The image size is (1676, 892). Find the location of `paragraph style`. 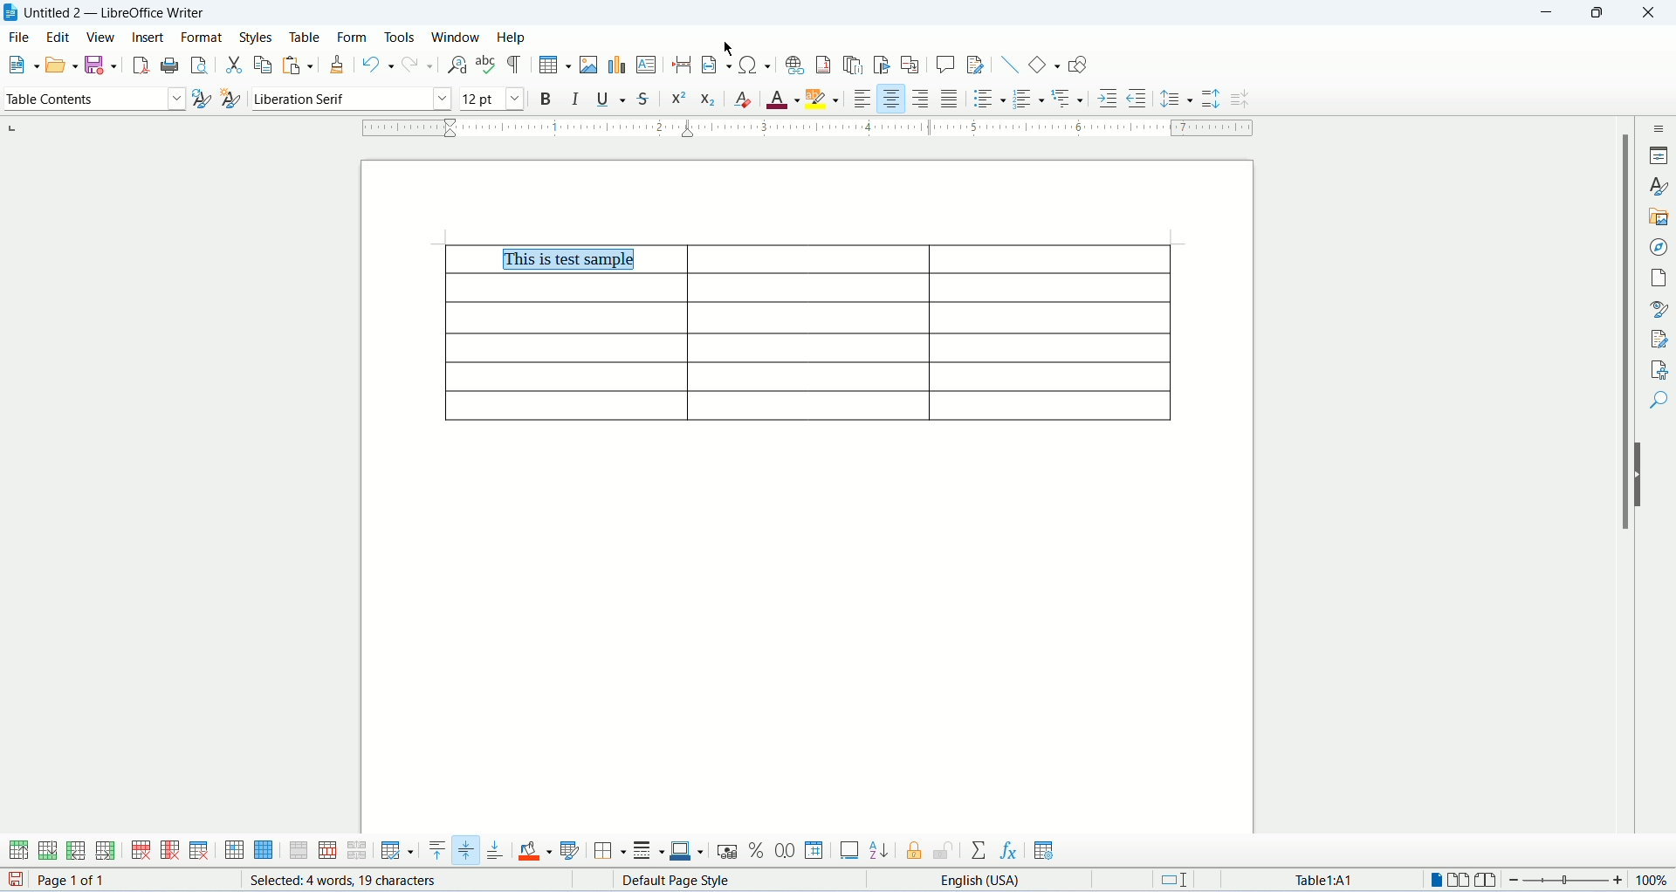

paragraph style is located at coordinates (93, 99).